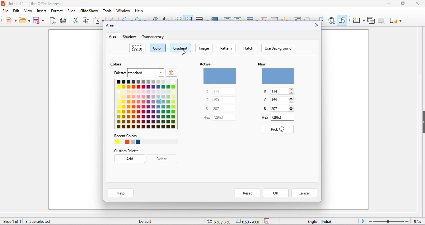  Describe the element at coordinates (248, 48) in the screenshot. I see `hatch` at that location.